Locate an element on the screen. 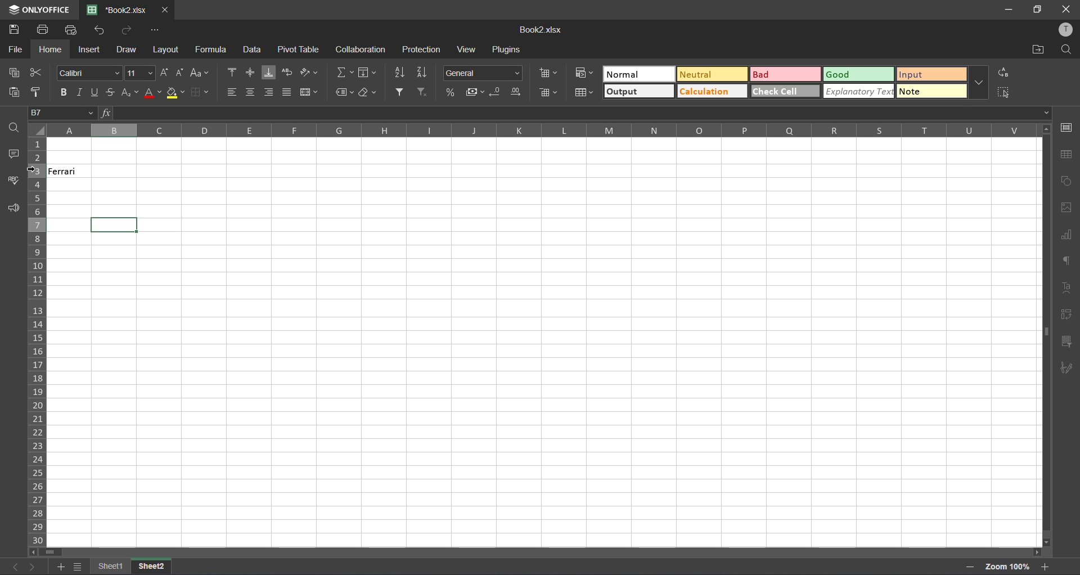 The image size is (1080, 575). sheet list is located at coordinates (79, 567).